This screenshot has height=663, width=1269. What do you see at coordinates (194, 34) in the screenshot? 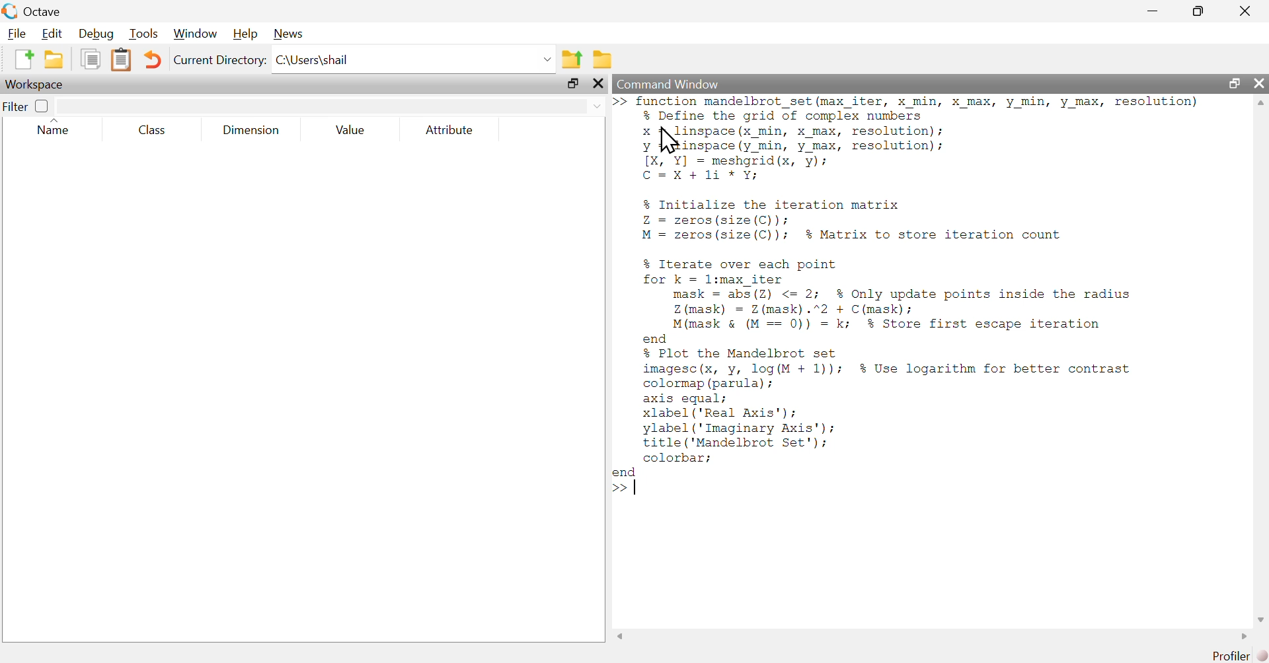
I see `Window` at bounding box center [194, 34].